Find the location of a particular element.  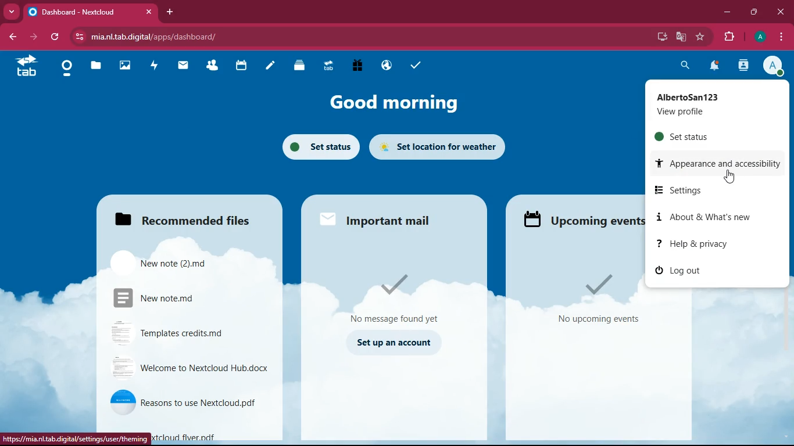

menu is located at coordinates (778, 37).